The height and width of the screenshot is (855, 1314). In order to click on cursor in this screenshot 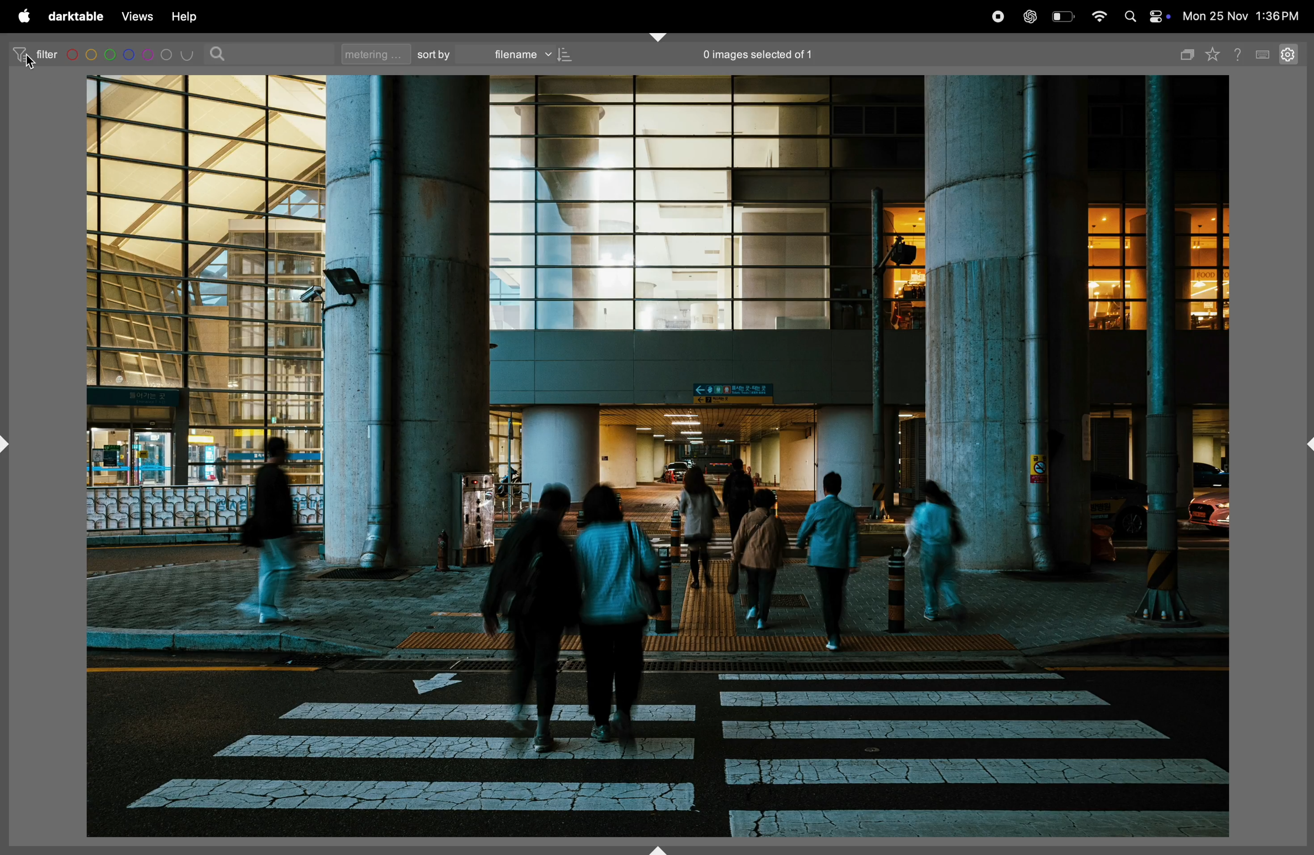, I will do `click(30, 64)`.